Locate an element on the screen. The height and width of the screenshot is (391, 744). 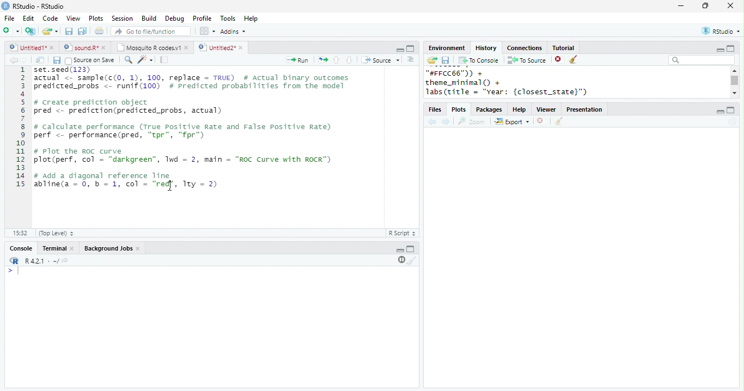
Addins is located at coordinates (233, 32).